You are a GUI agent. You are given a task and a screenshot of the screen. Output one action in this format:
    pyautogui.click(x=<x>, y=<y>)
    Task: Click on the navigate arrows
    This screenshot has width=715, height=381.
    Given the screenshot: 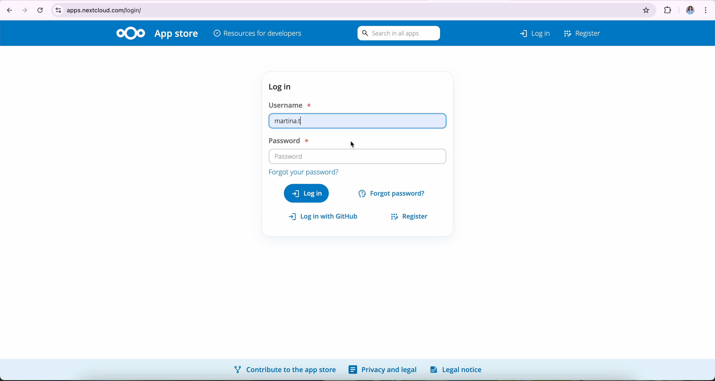 What is the action you would take?
    pyautogui.click(x=15, y=9)
    